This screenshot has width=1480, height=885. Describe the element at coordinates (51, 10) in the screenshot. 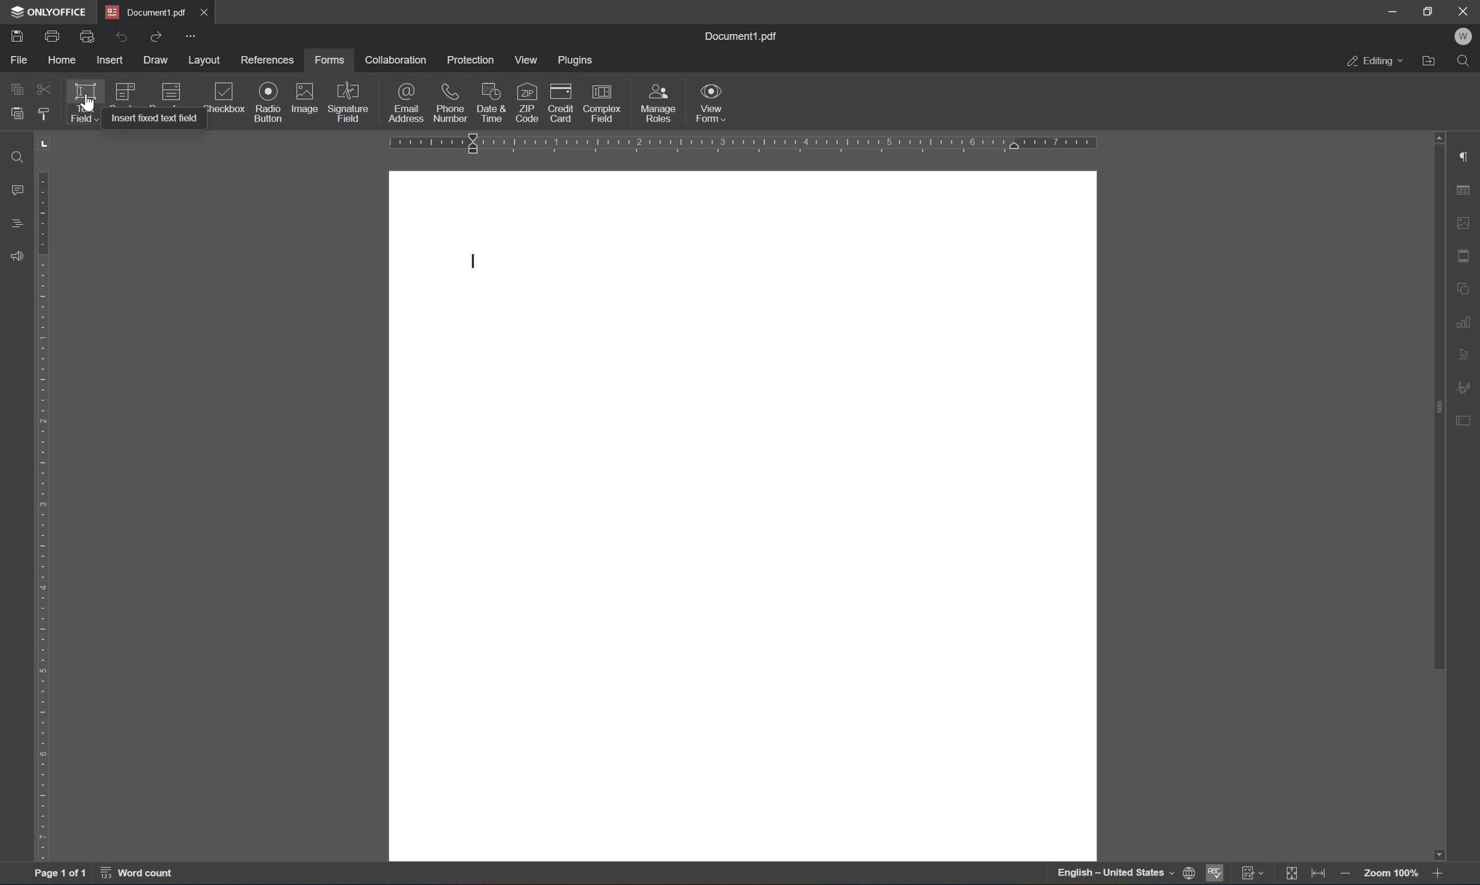

I see `onlyoffice` at that location.